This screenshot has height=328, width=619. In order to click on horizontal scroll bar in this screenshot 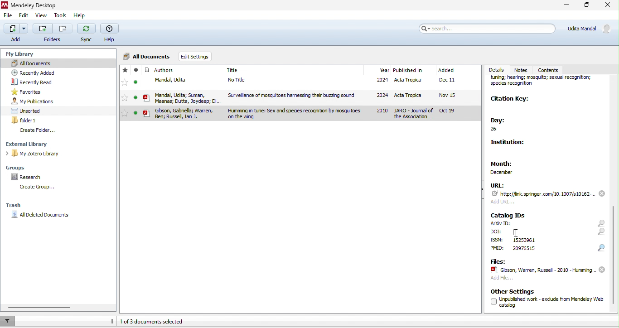, I will do `click(41, 308)`.